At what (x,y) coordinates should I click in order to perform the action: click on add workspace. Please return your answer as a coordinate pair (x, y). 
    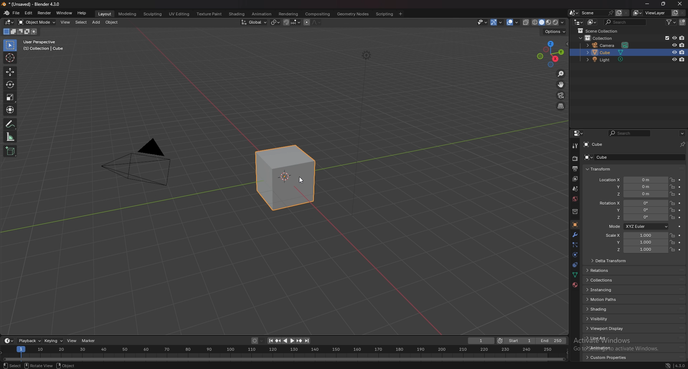
    Looking at the image, I should click on (400, 14).